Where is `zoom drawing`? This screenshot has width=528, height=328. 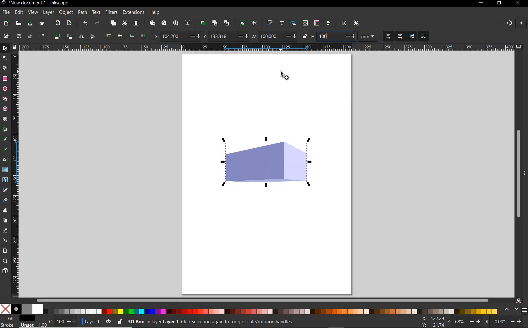 zoom drawing is located at coordinates (164, 23).